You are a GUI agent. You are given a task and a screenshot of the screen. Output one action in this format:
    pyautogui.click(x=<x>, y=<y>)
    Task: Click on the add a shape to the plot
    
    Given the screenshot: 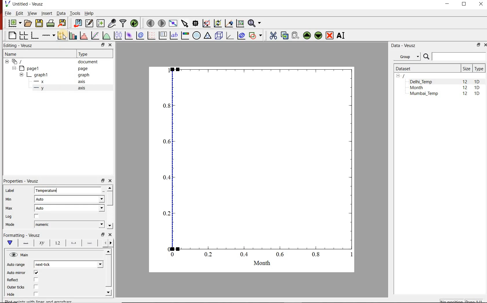 What is the action you would take?
    pyautogui.click(x=255, y=36)
    